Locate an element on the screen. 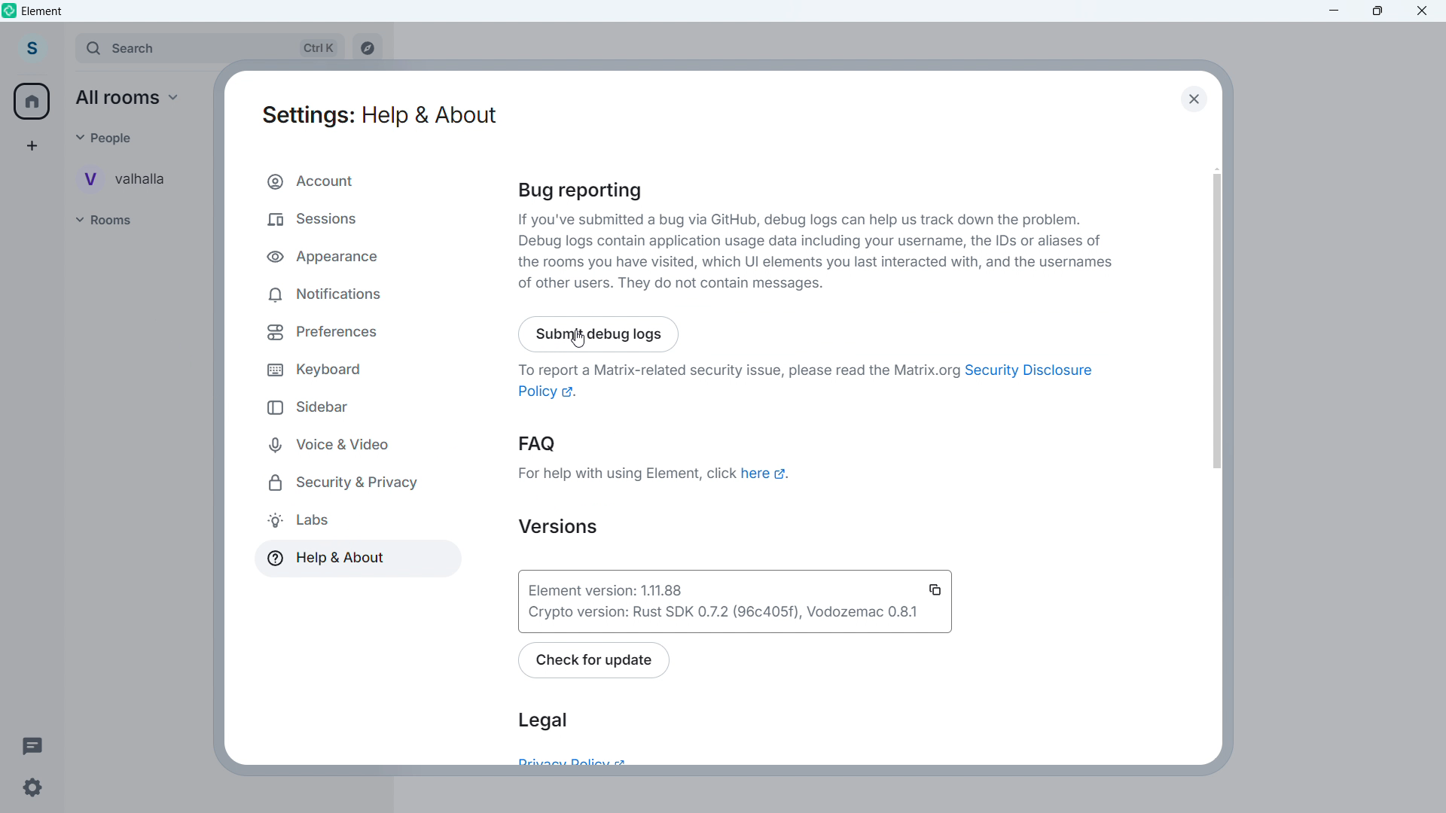  Copy version details is located at coordinates (937, 588).